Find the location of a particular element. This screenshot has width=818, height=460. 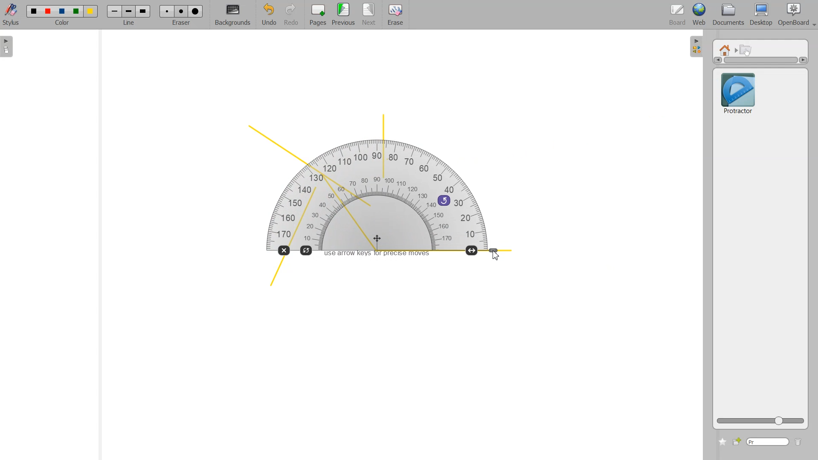

Protractor is located at coordinates (738, 92).